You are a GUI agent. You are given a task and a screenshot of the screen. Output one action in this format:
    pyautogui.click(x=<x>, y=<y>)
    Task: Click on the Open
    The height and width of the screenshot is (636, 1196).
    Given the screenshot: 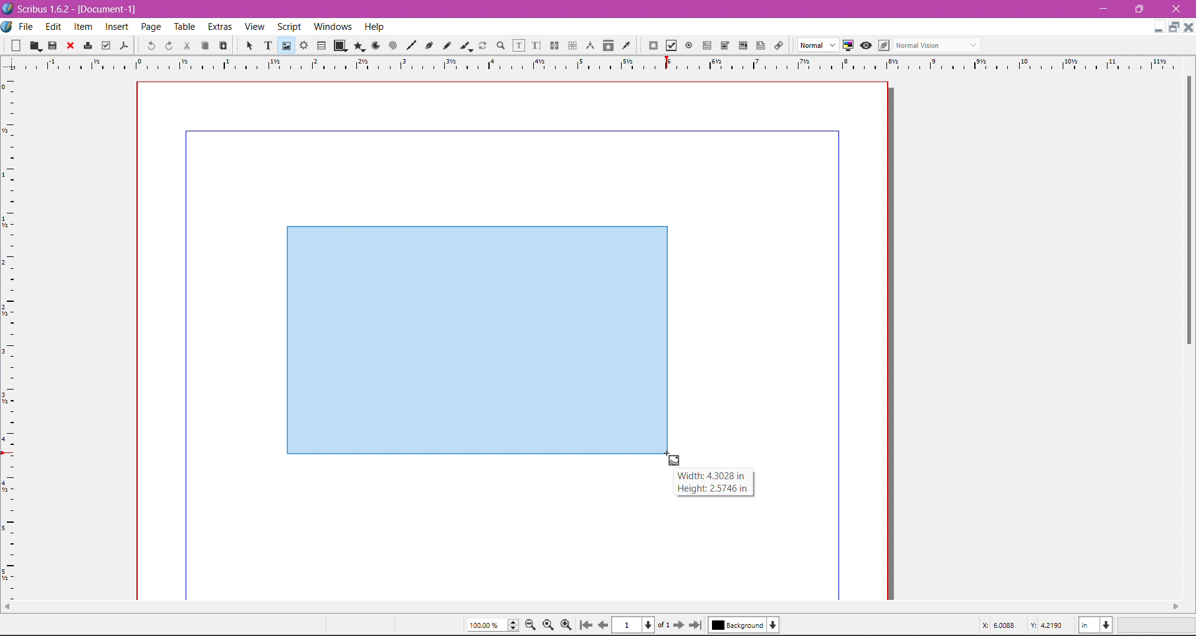 What is the action you would take?
    pyautogui.click(x=36, y=45)
    